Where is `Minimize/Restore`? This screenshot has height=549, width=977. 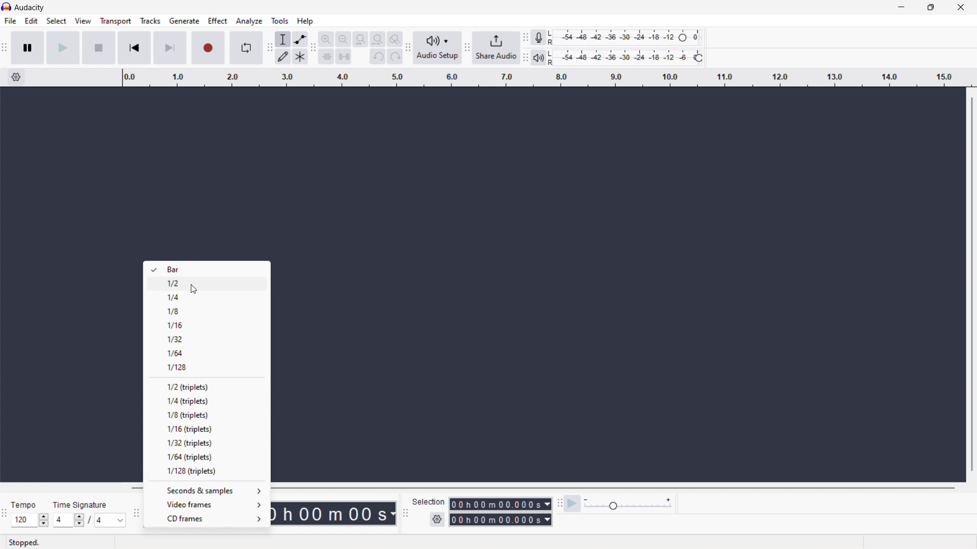 Minimize/Restore is located at coordinates (931, 7).